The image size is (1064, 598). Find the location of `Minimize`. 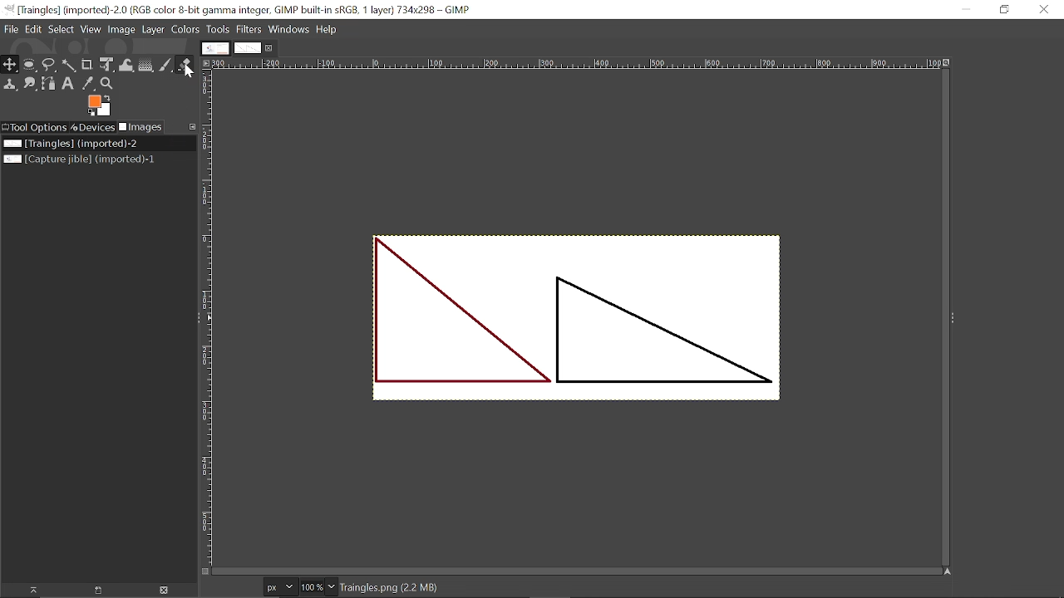

Minimize is located at coordinates (966, 10).